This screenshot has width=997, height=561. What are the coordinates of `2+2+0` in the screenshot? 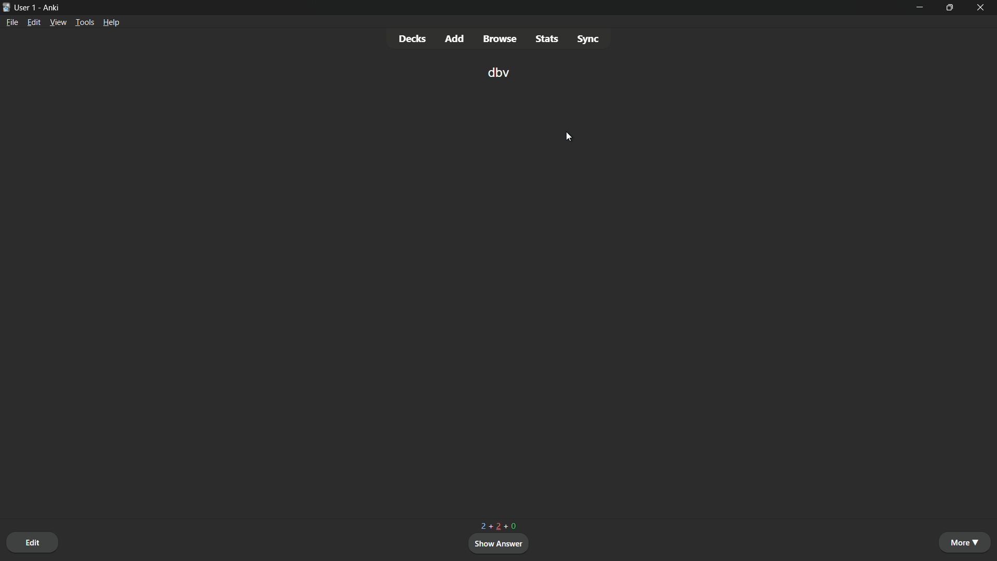 It's located at (499, 525).